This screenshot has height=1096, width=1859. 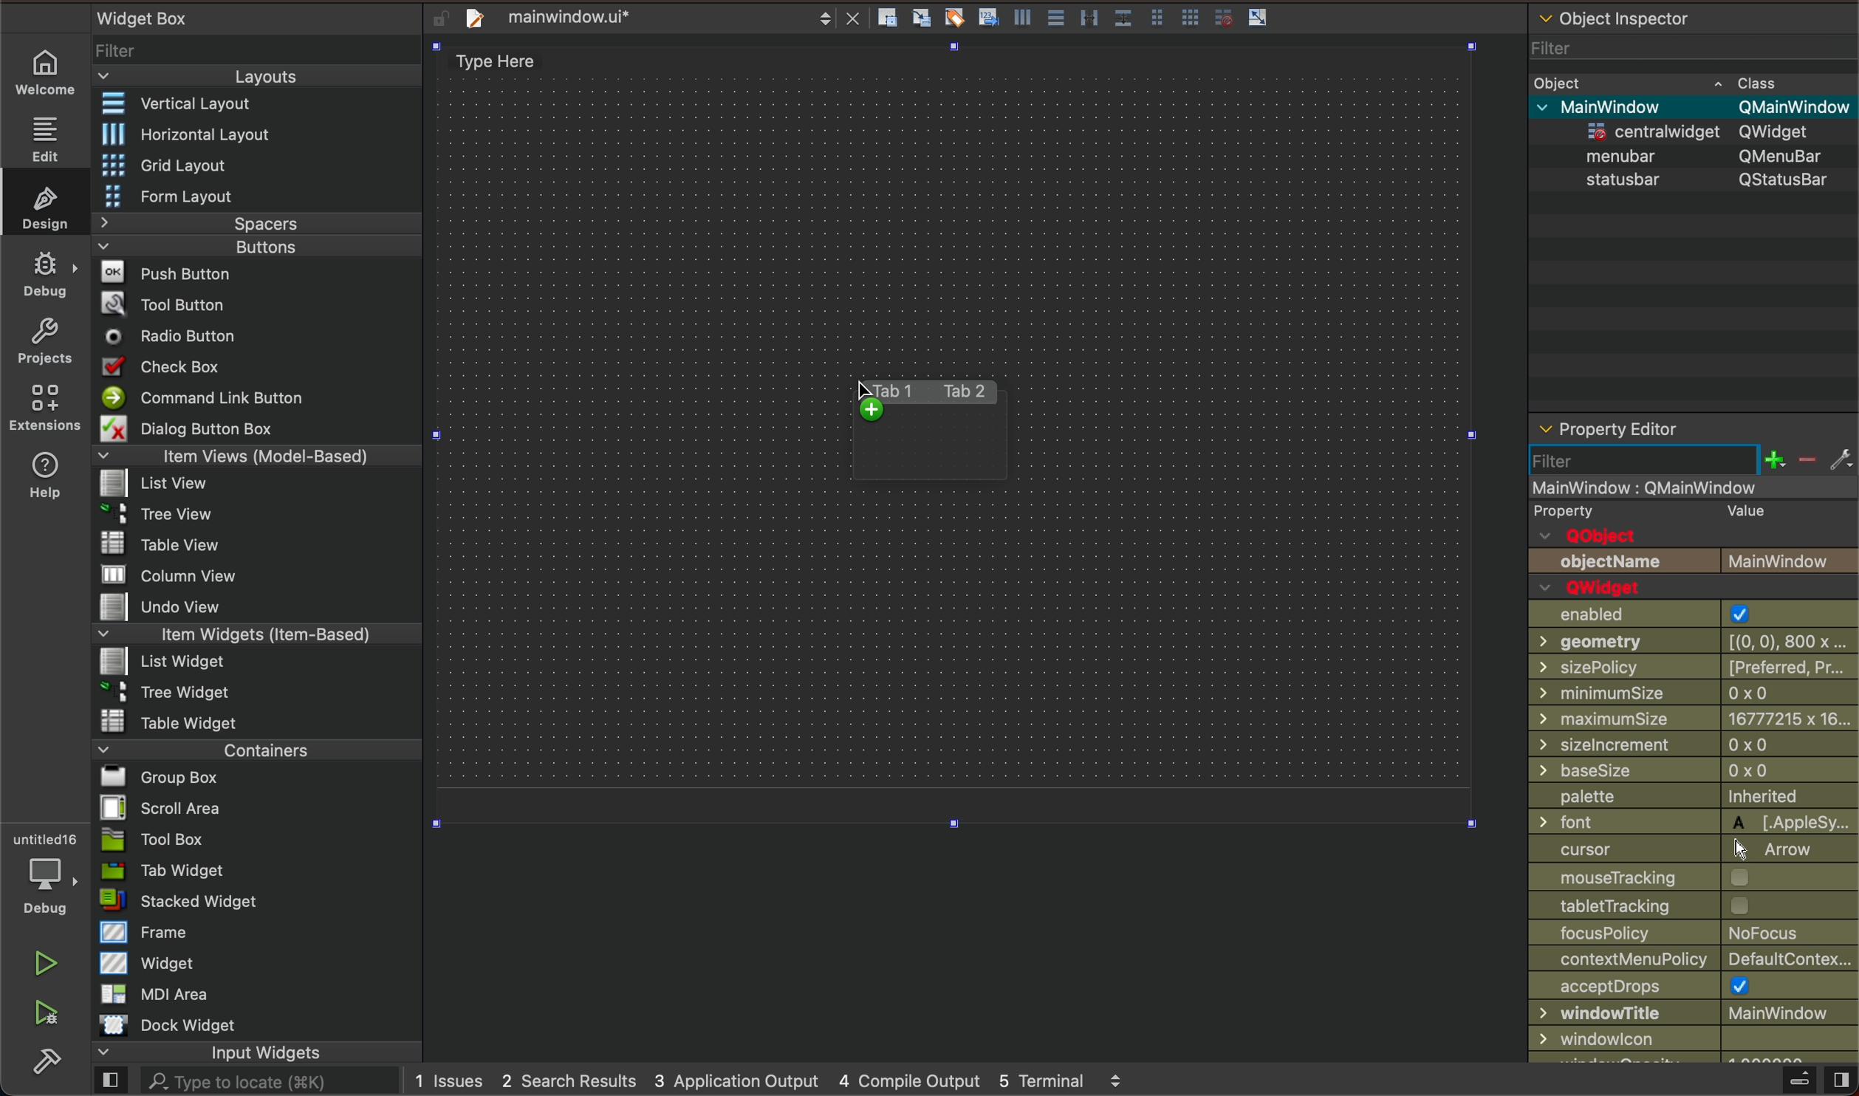 What do you see at coordinates (1696, 934) in the screenshot?
I see `focus` at bounding box center [1696, 934].